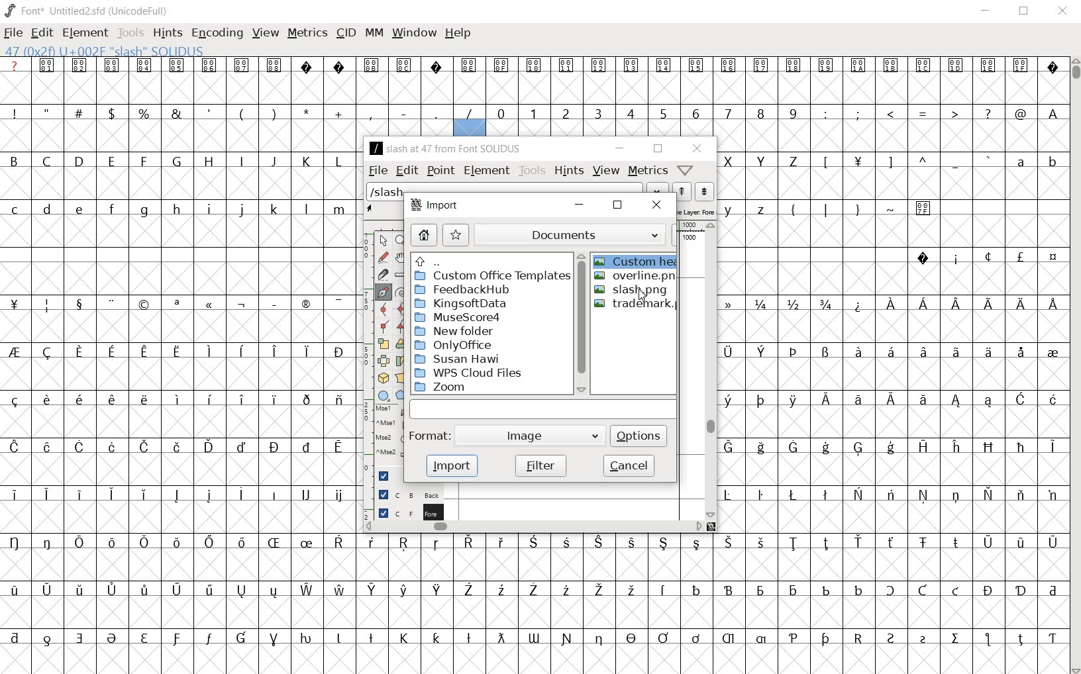 The width and height of the screenshot is (1081, 674). What do you see at coordinates (181, 518) in the screenshot?
I see `empty cells` at bounding box center [181, 518].